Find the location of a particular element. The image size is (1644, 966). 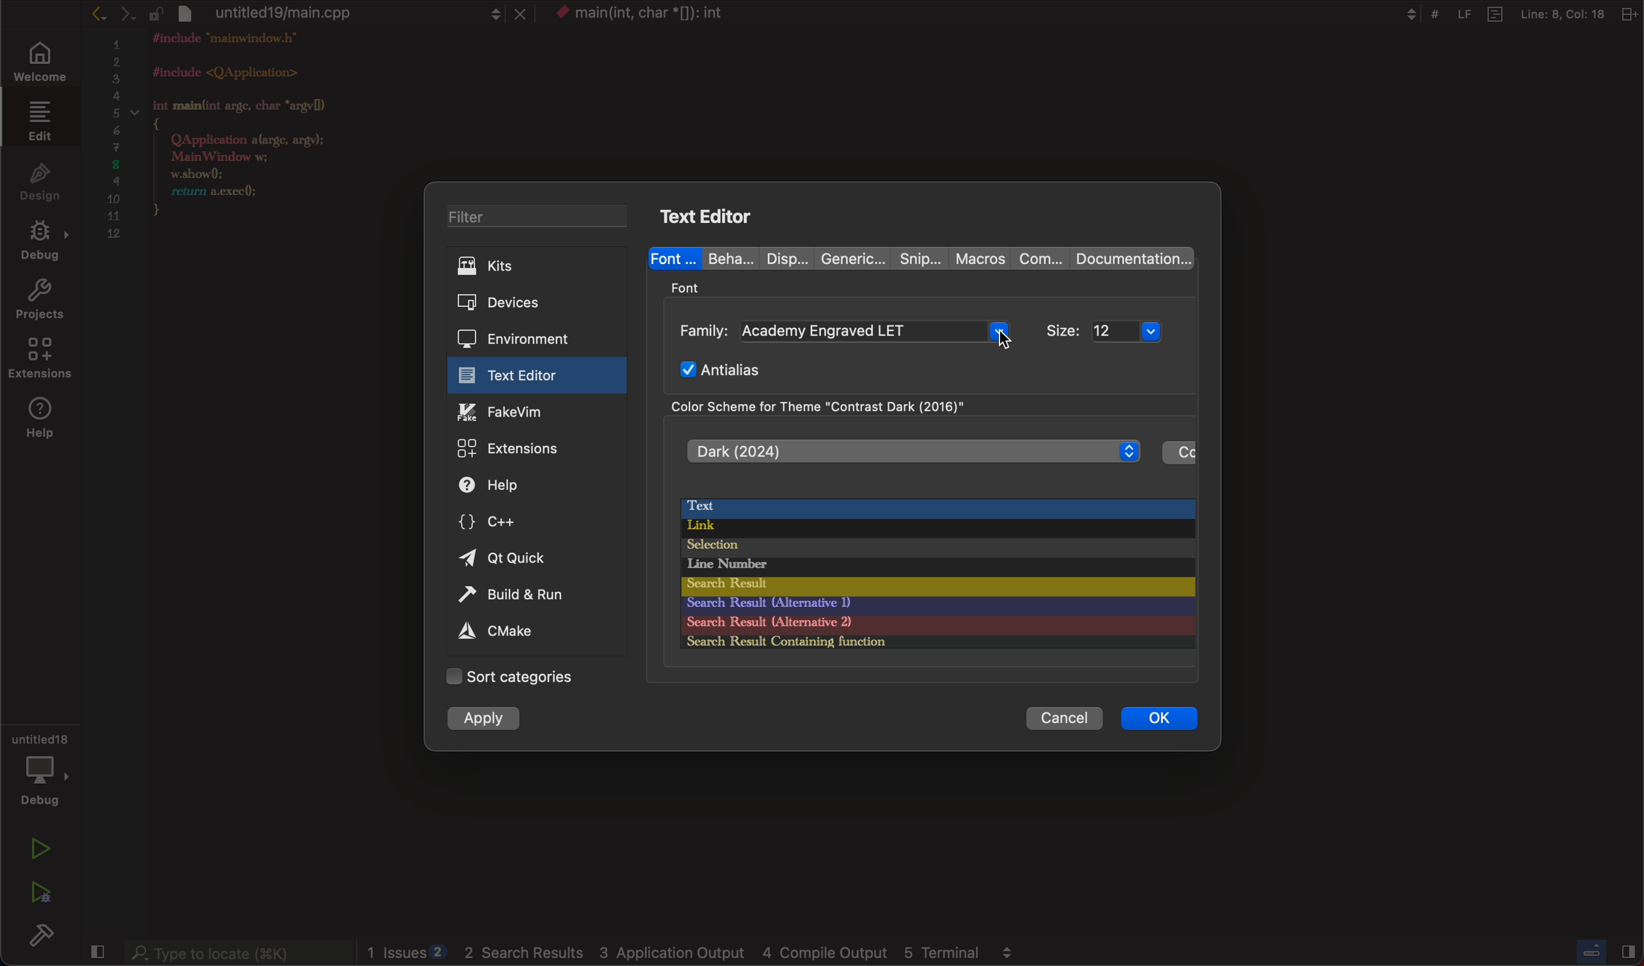

edit is located at coordinates (39, 123).